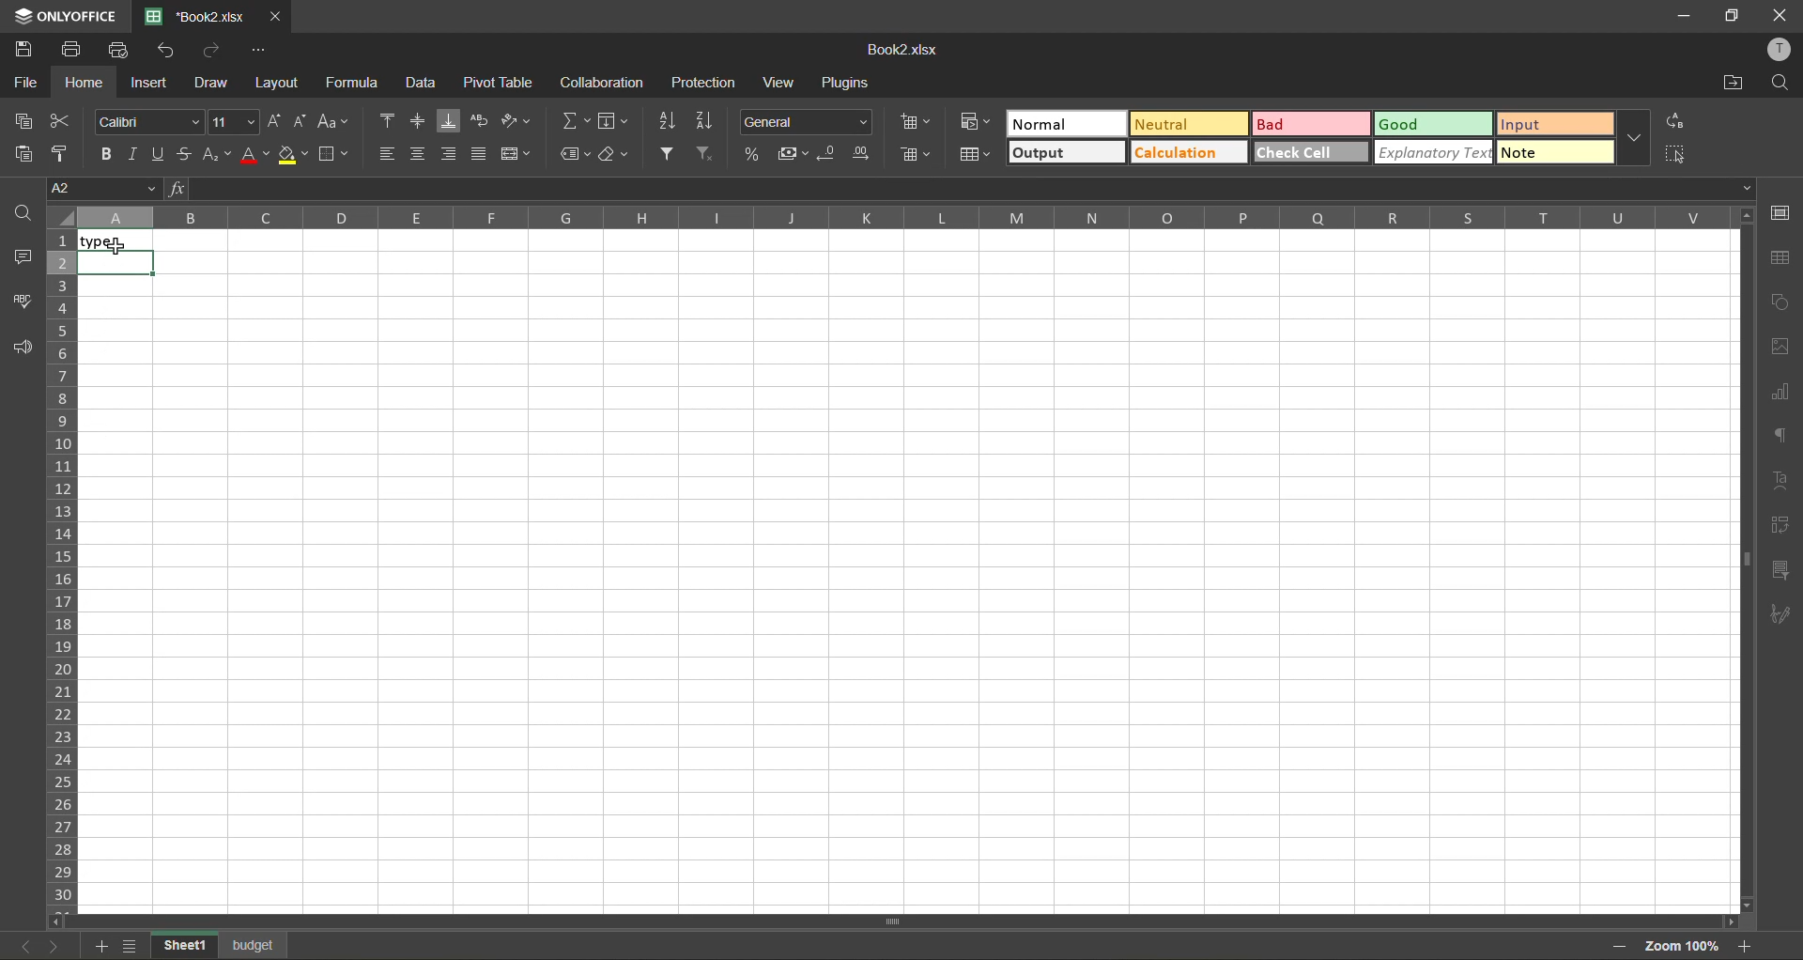 The image size is (1803, 960). I want to click on check cell, so click(1312, 154).